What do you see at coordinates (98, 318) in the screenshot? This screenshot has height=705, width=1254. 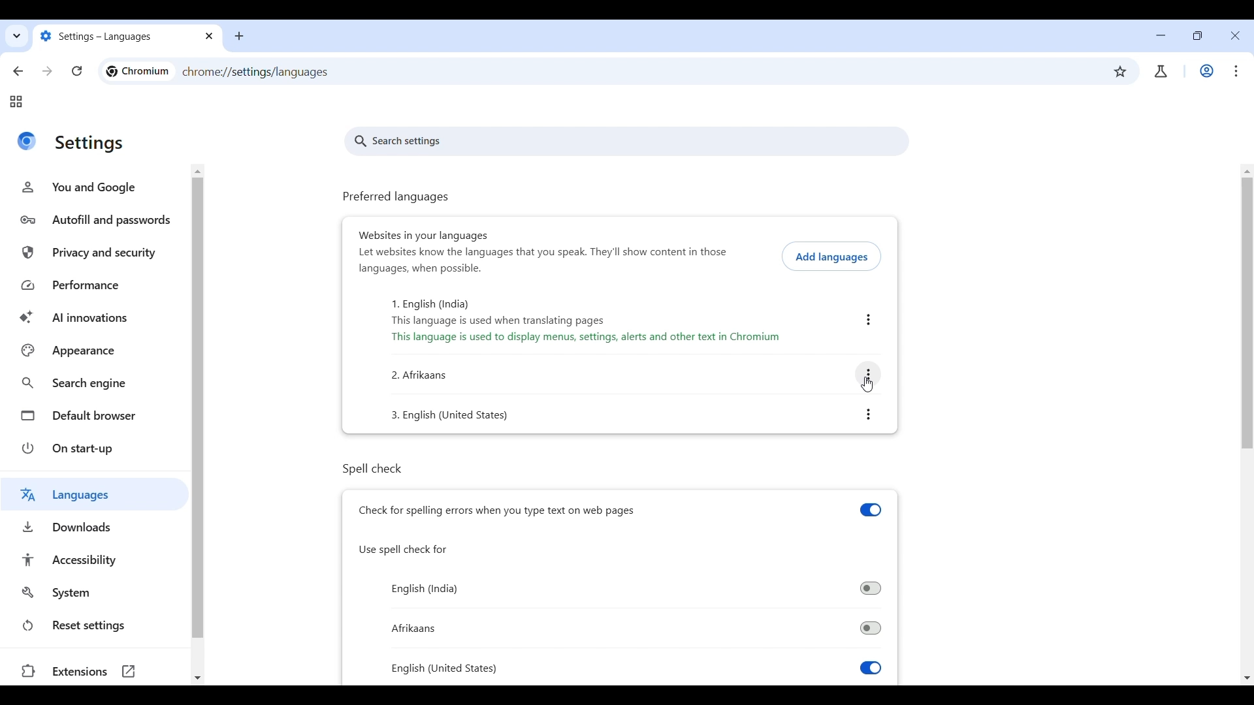 I see `AI innovations` at bounding box center [98, 318].